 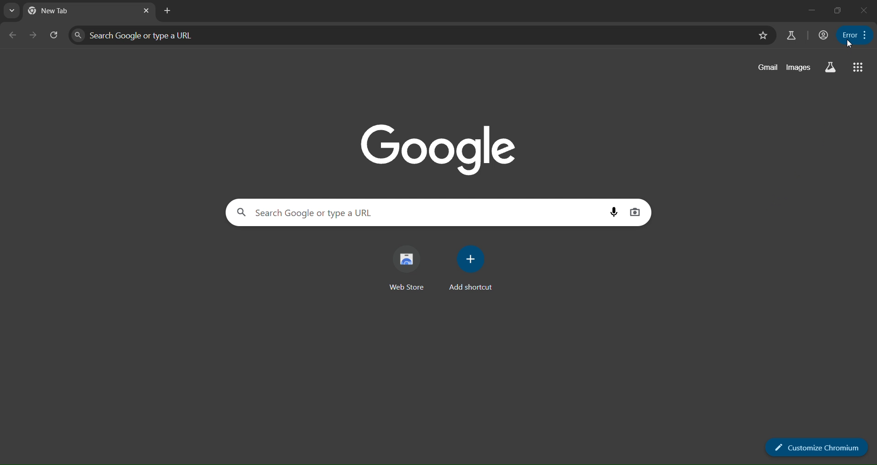 I want to click on bookmark page, so click(x=764, y=35).